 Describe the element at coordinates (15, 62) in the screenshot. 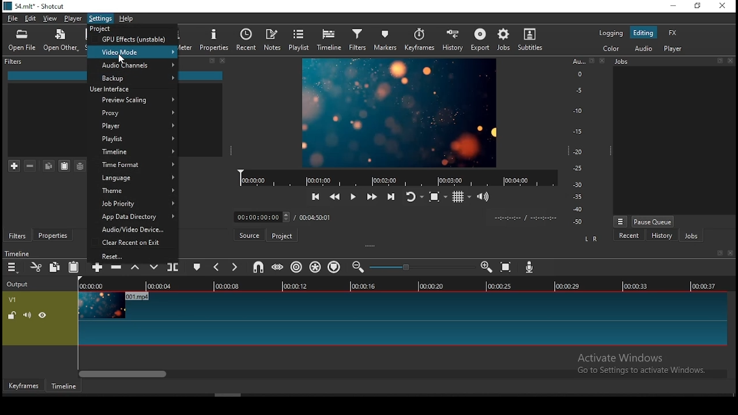

I see `Filter` at that location.